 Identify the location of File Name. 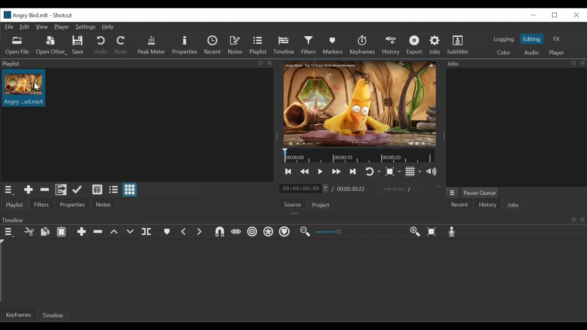
(24, 15).